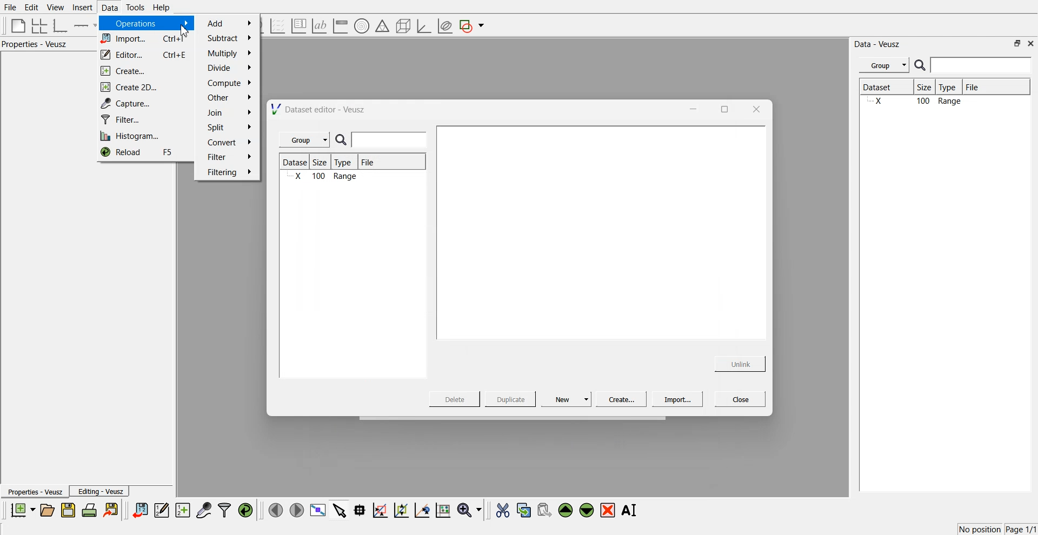  Describe the element at coordinates (139, 510) in the screenshot. I see `import data sets` at that location.